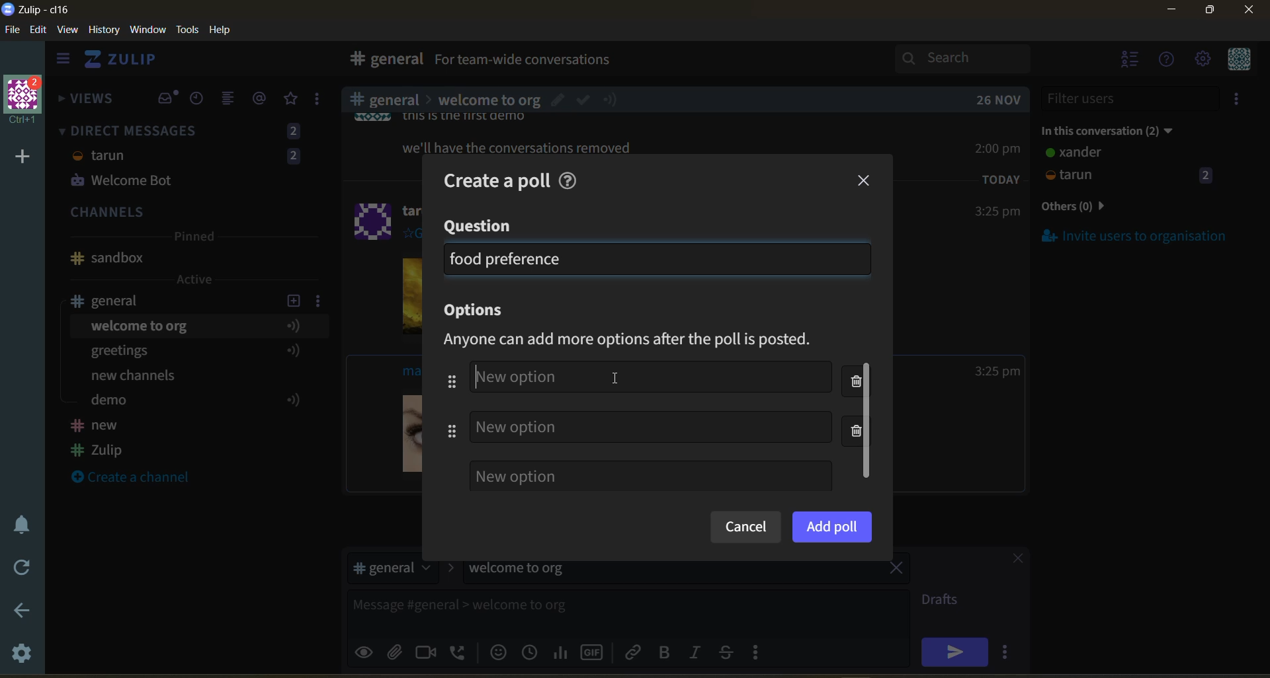  I want to click on users and status, so click(1130, 167).